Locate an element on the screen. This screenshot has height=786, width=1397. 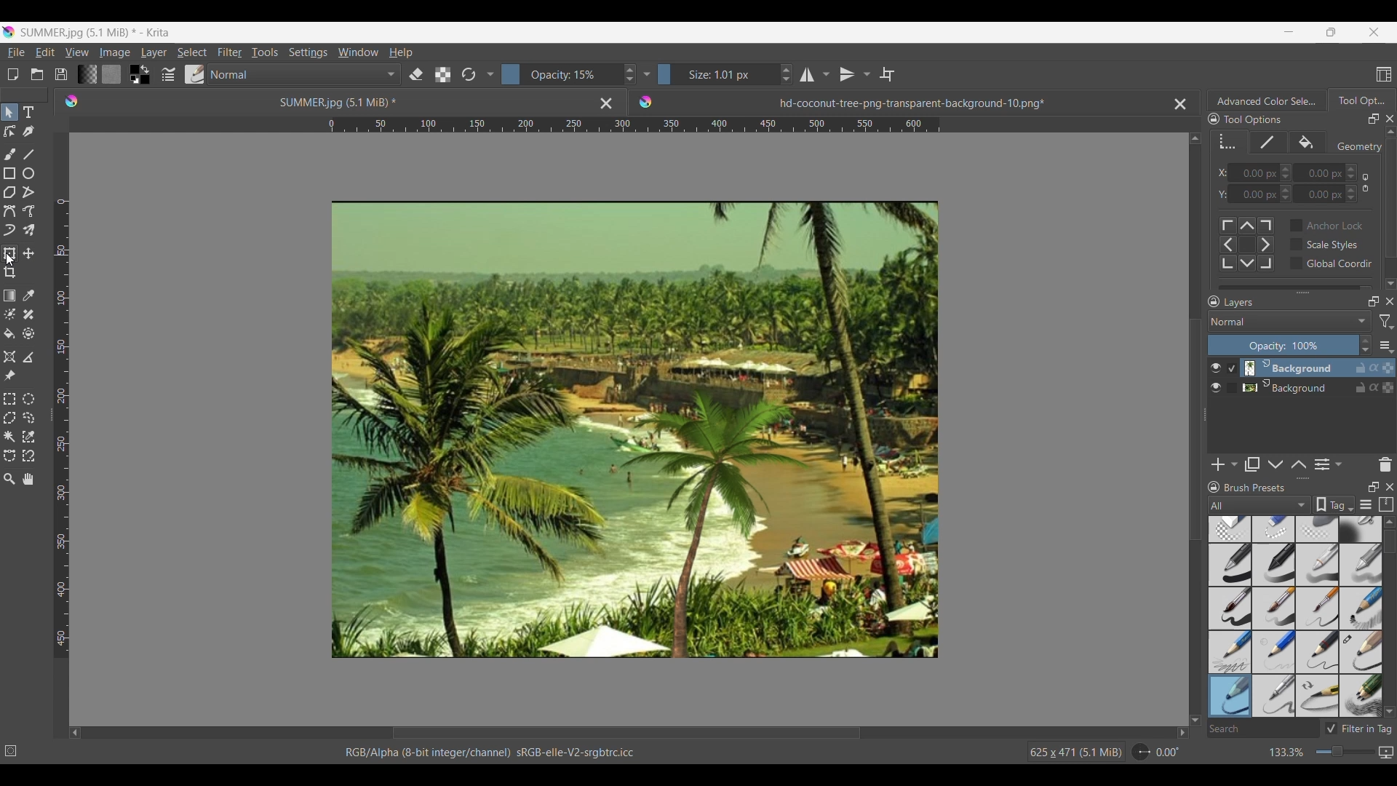
Zoom tool is located at coordinates (9, 479).